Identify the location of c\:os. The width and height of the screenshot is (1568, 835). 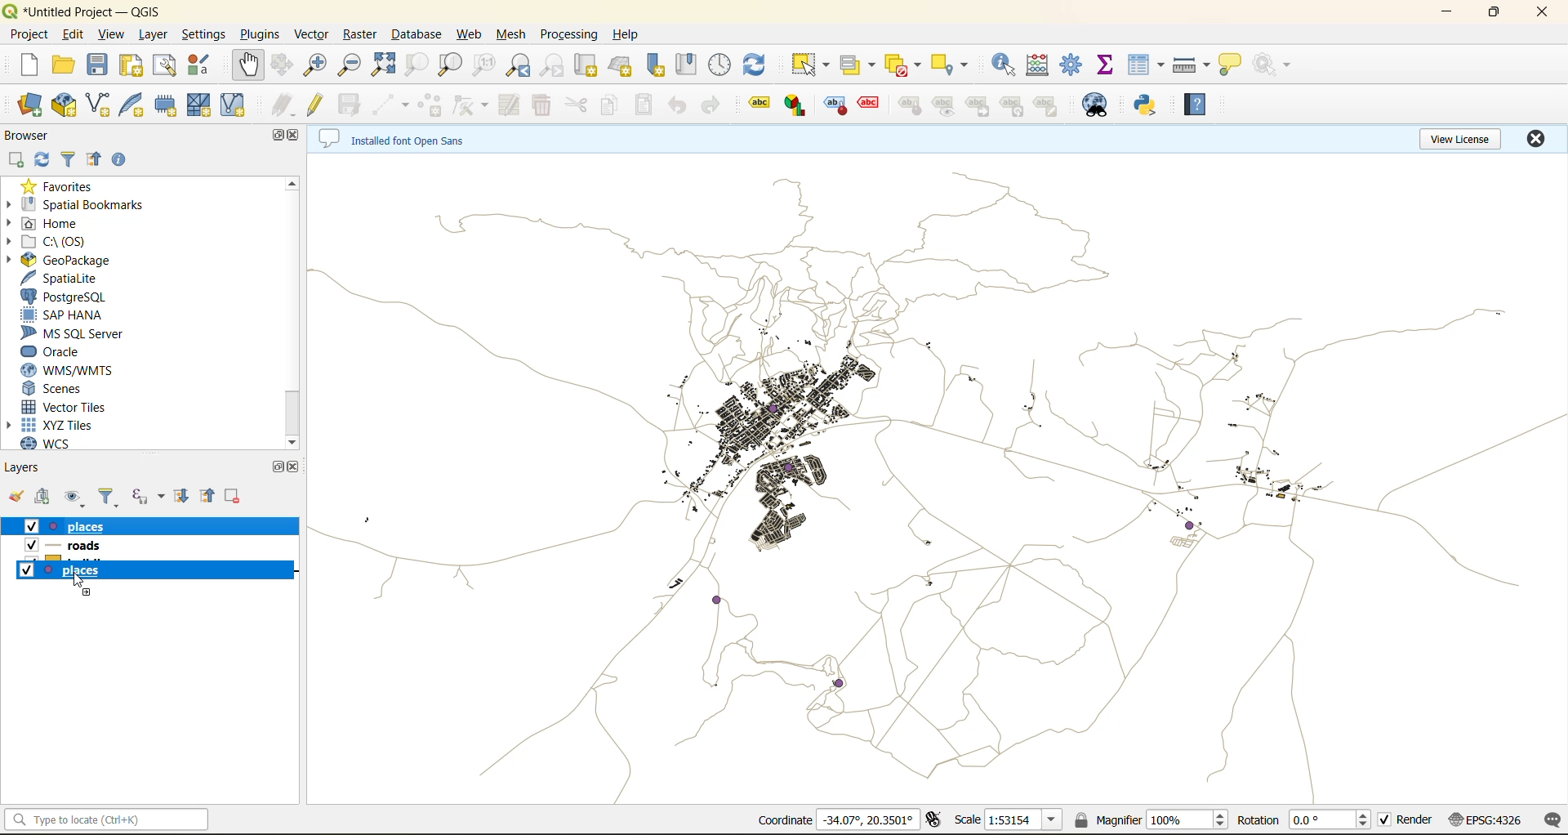
(69, 239).